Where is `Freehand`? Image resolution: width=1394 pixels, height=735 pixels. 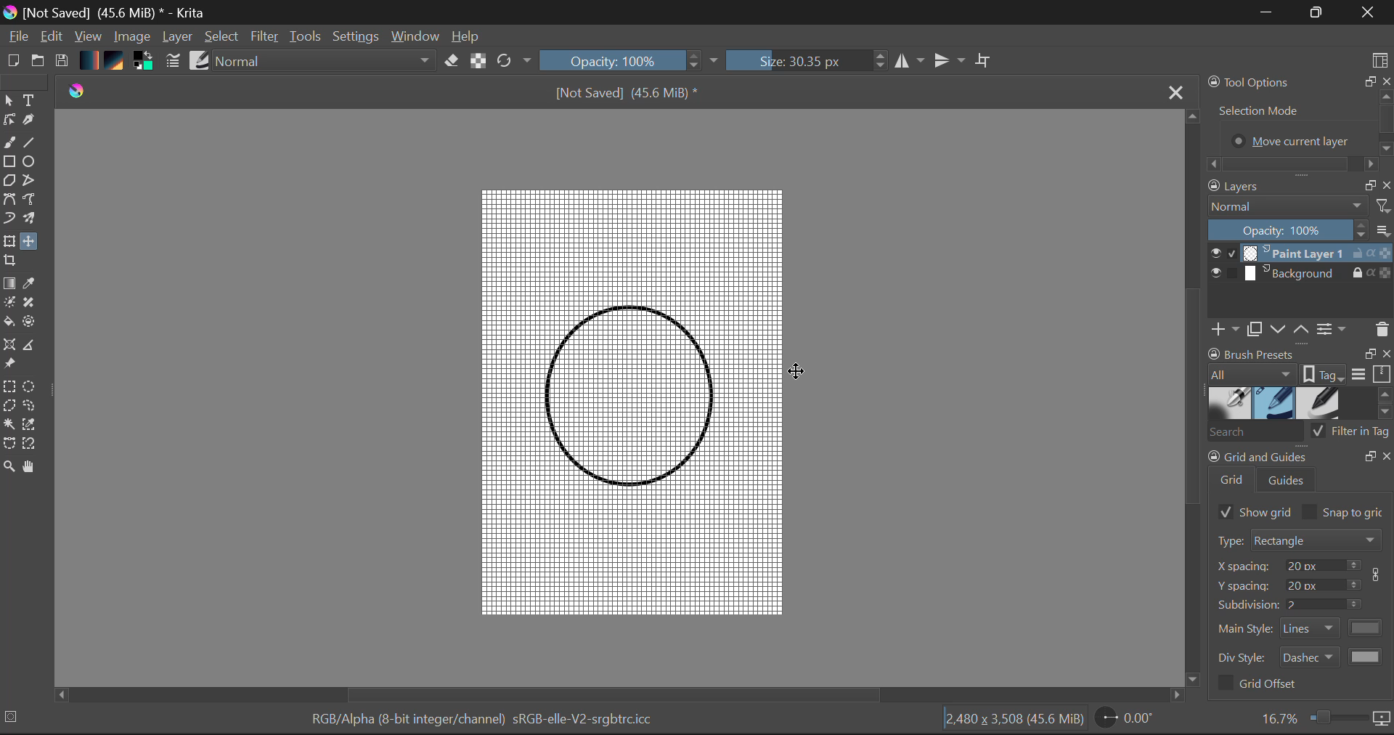 Freehand is located at coordinates (9, 143).